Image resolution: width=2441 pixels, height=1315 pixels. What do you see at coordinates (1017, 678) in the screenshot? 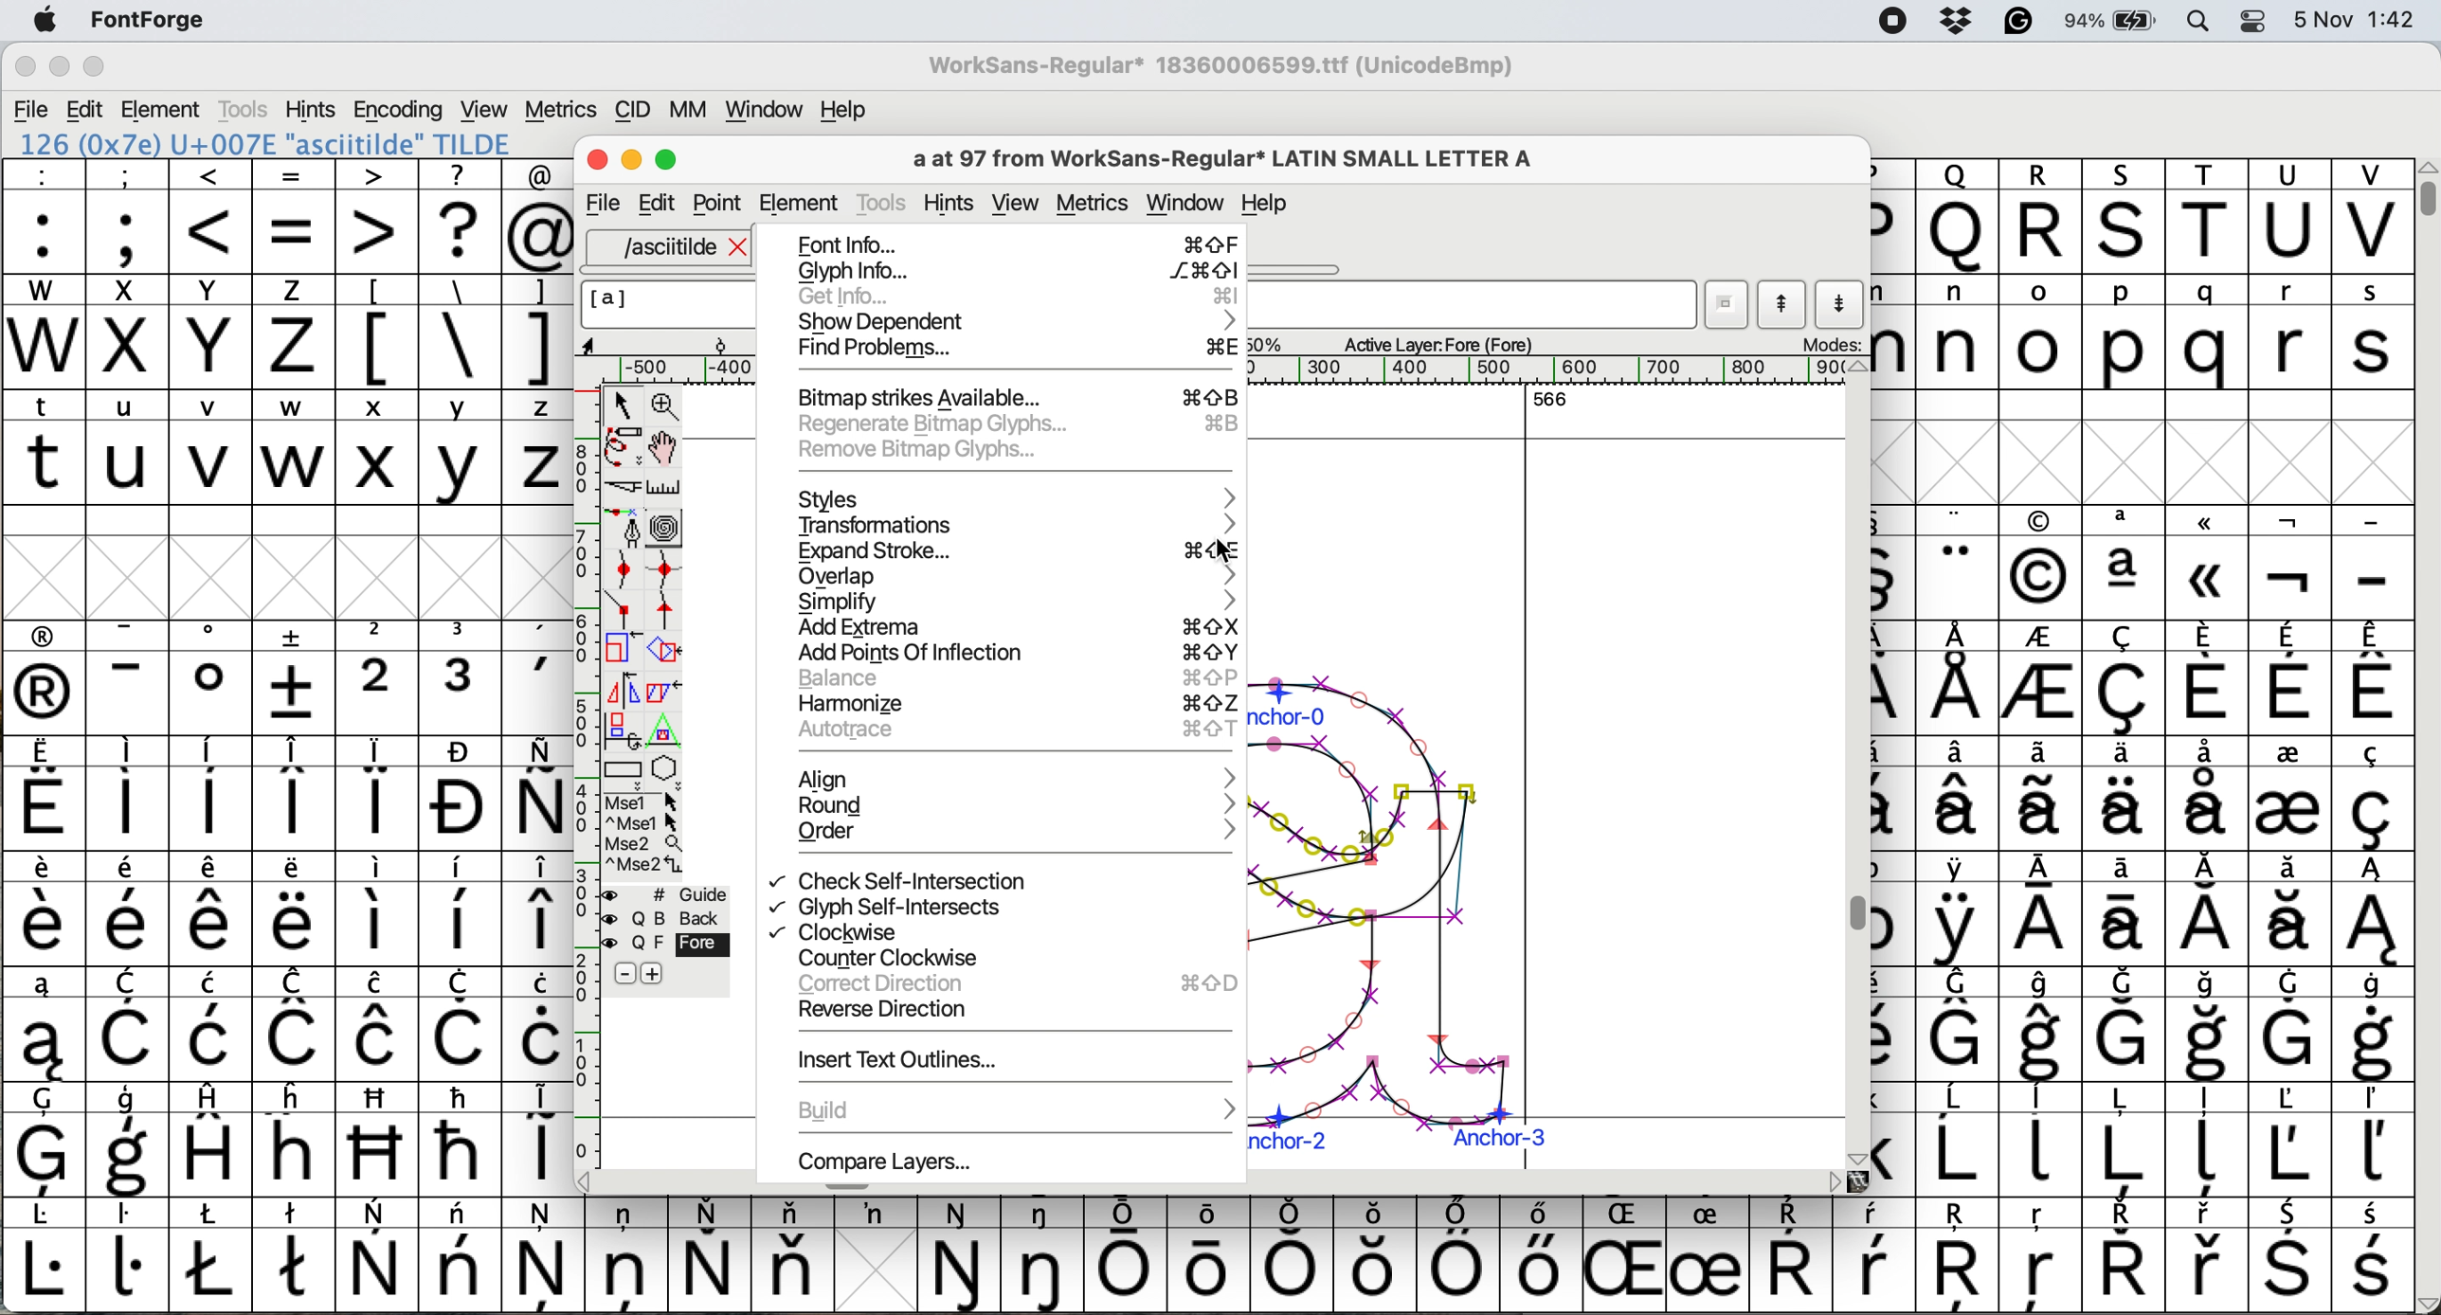
I see `balance` at bounding box center [1017, 678].